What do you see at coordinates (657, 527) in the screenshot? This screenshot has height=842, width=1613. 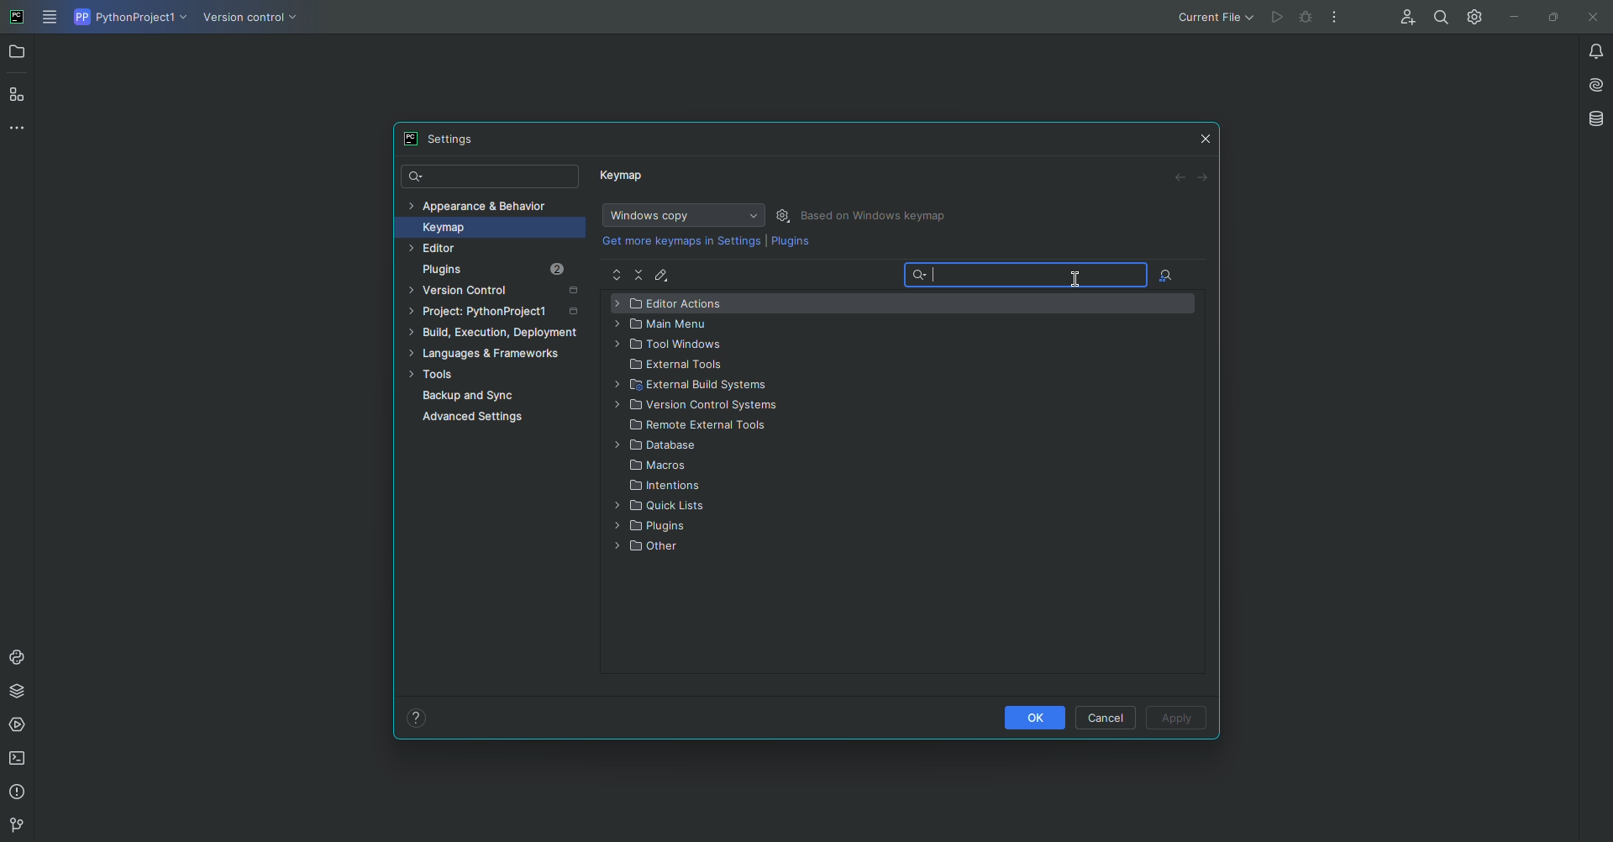 I see `Plugins` at bounding box center [657, 527].